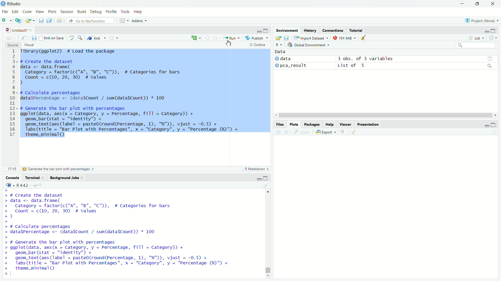 The width and height of the screenshot is (501, 281). I want to click on go to file/function, so click(91, 20).